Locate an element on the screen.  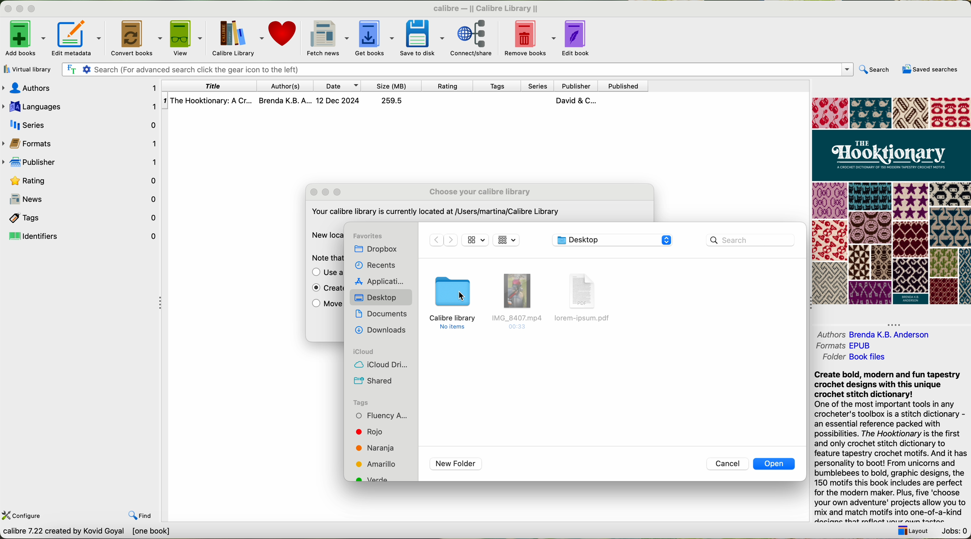
donate is located at coordinates (285, 35).